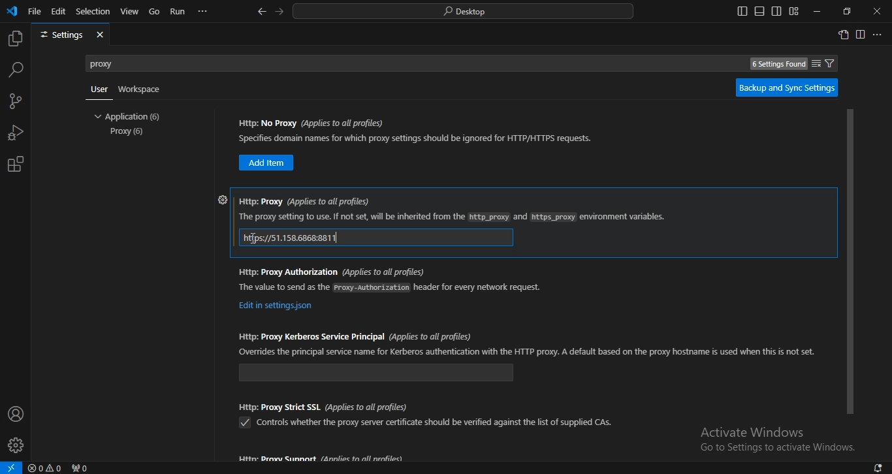  Describe the element at coordinates (292, 238) in the screenshot. I see `text` at that location.